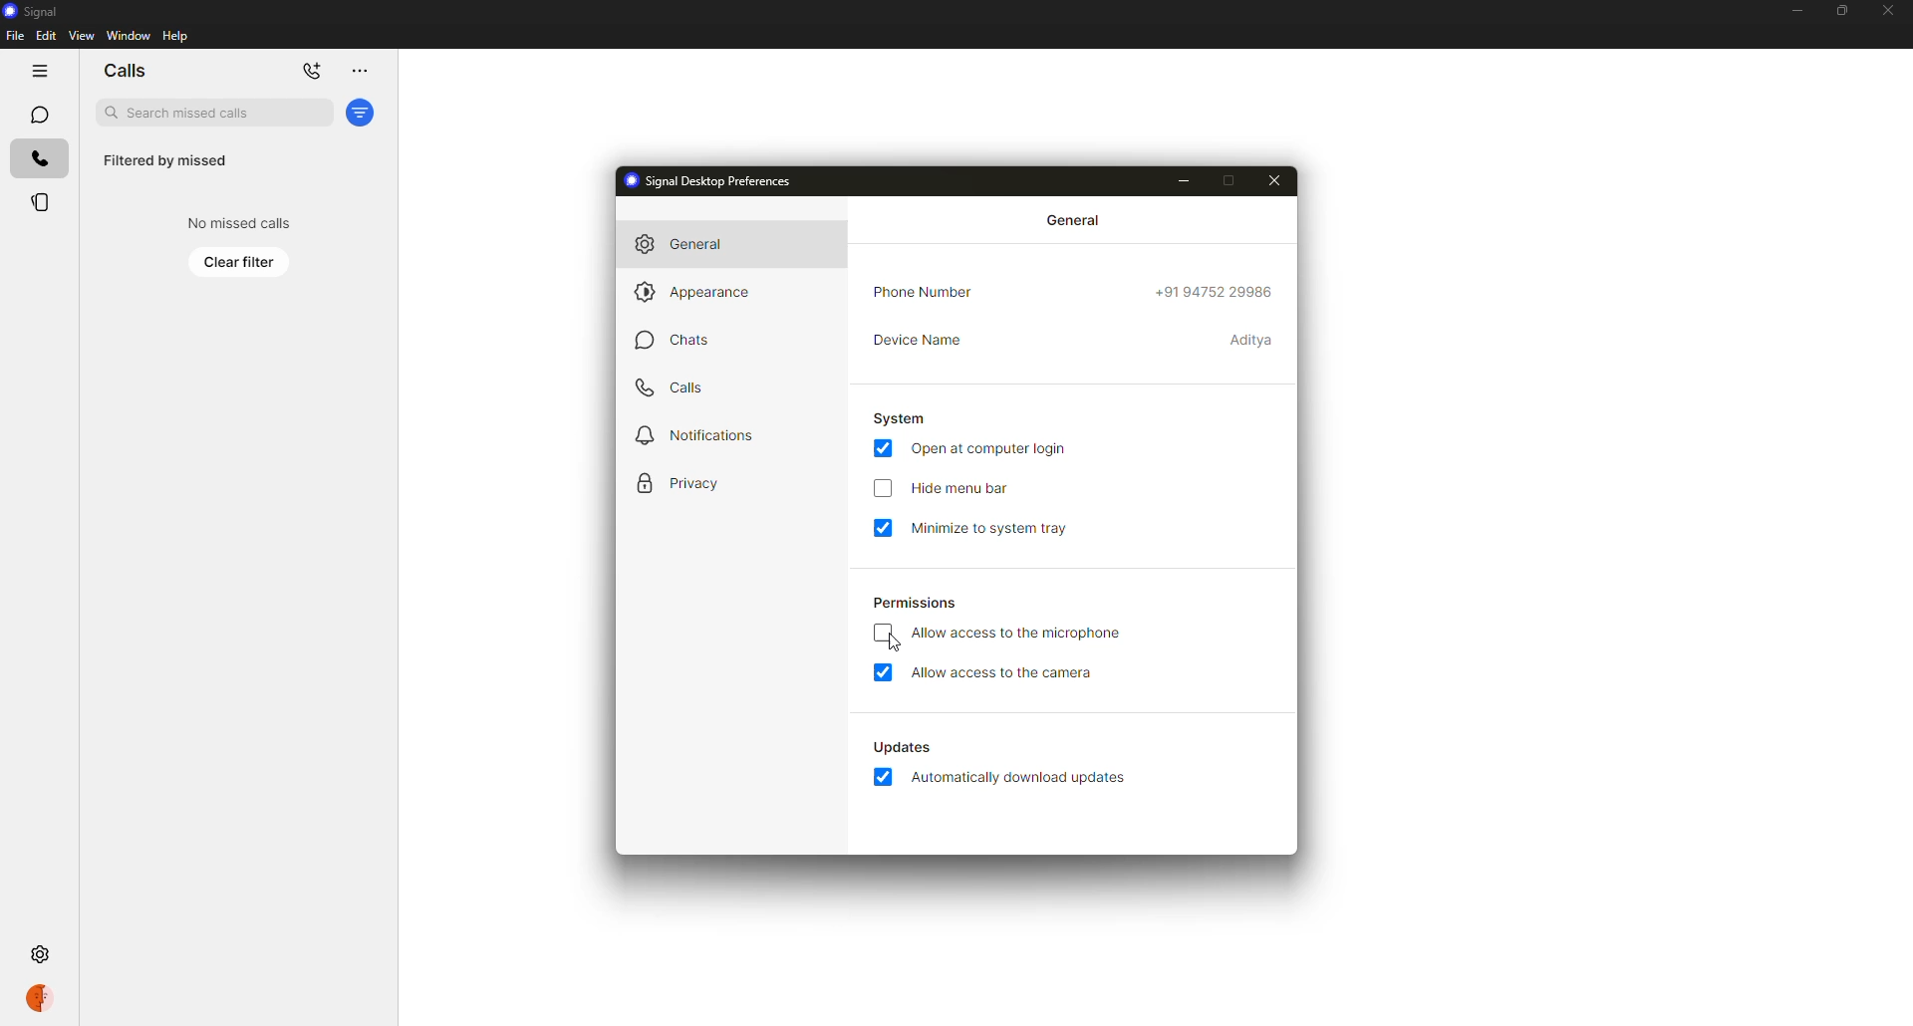 The height and width of the screenshot is (1026, 1913). Describe the element at coordinates (359, 71) in the screenshot. I see `more` at that location.